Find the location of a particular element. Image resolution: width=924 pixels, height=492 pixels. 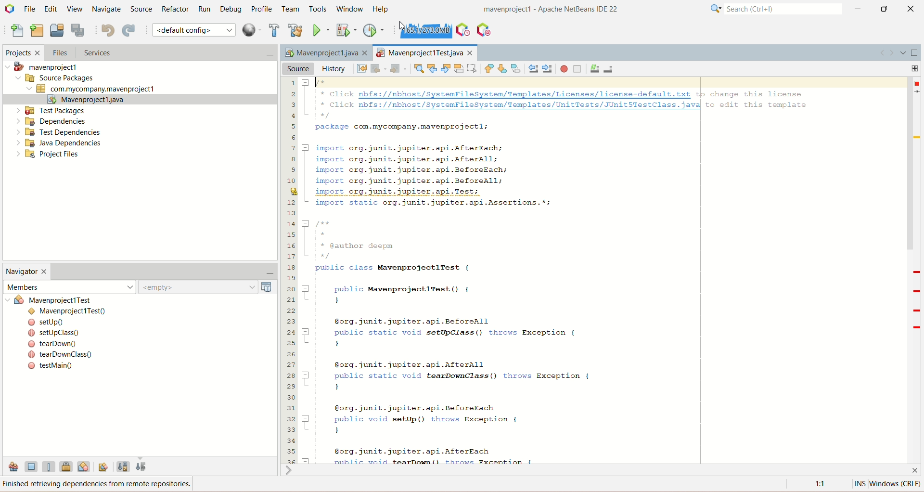

maximize is located at coordinates (889, 11).